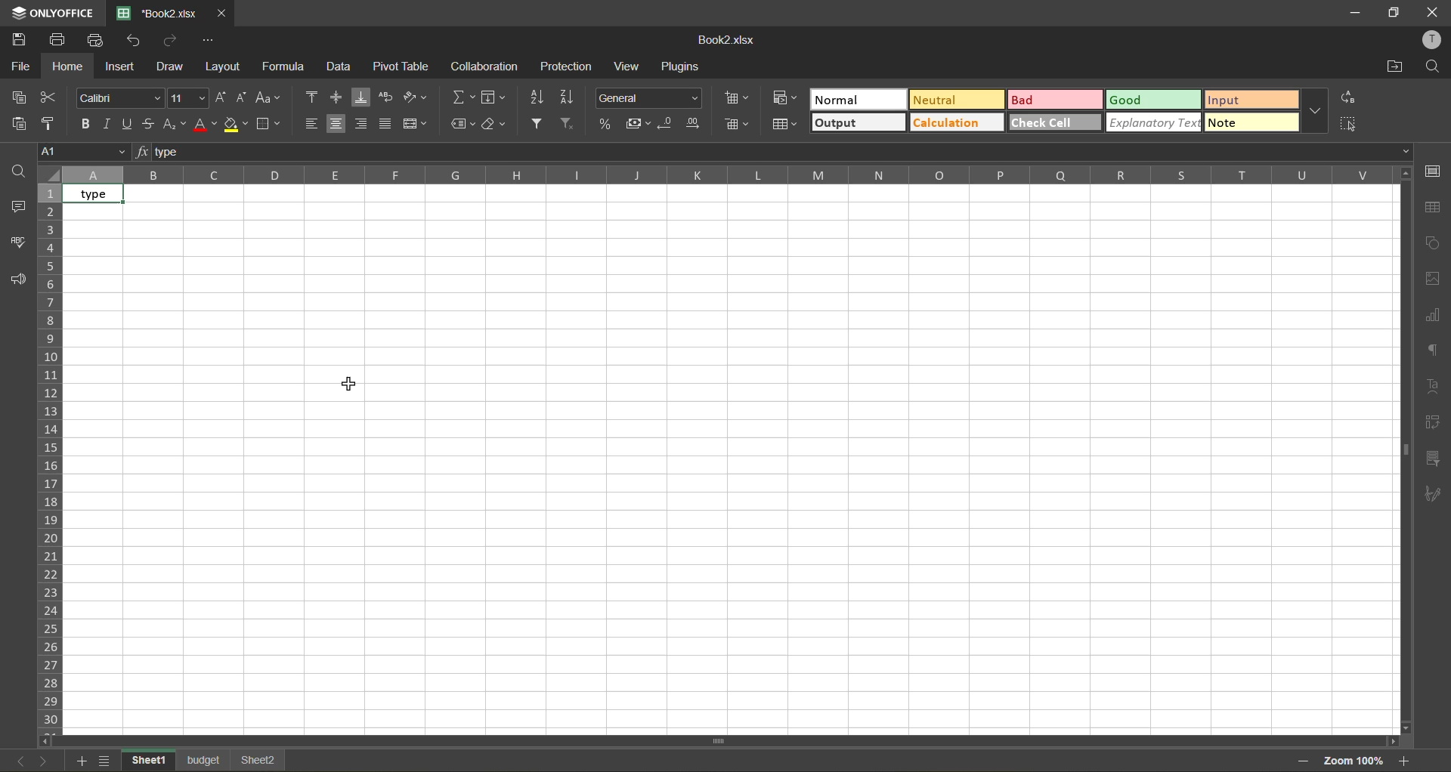 This screenshot has height=772, width=1451. What do you see at coordinates (220, 97) in the screenshot?
I see `increment size` at bounding box center [220, 97].